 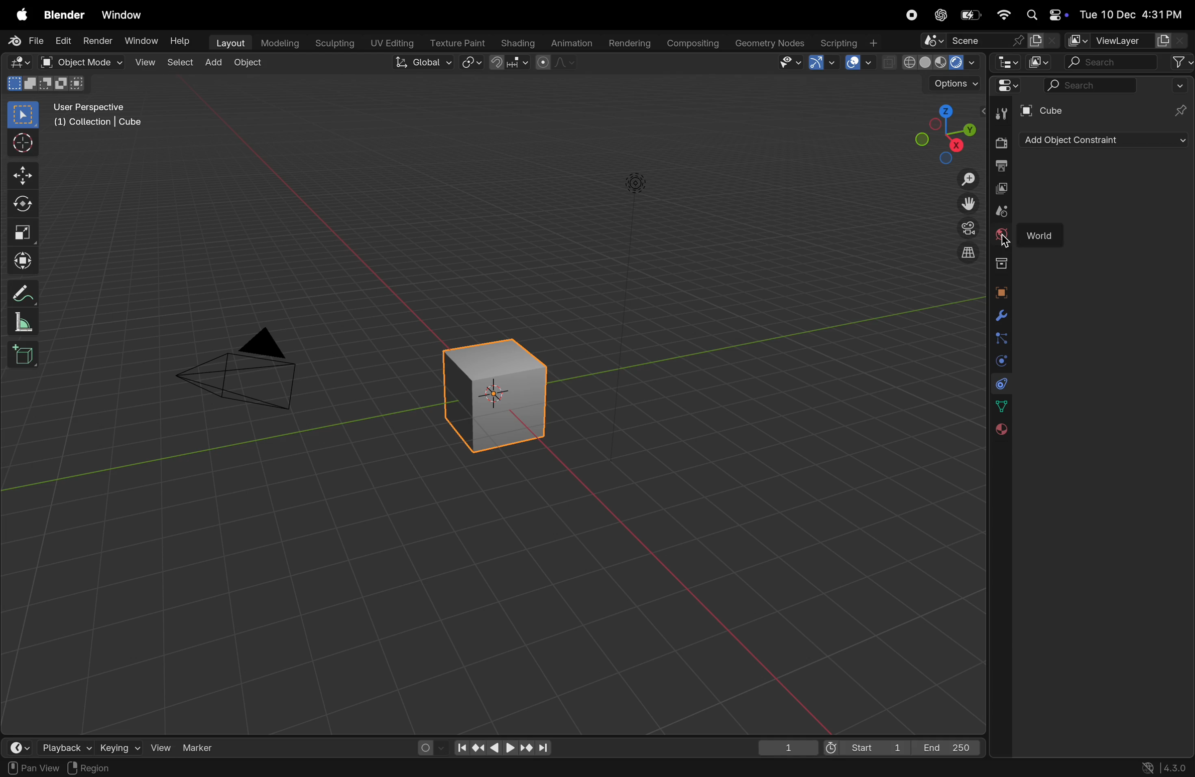 What do you see at coordinates (1000, 188) in the screenshot?
I see `out put` at bounding box center [1000, 188].